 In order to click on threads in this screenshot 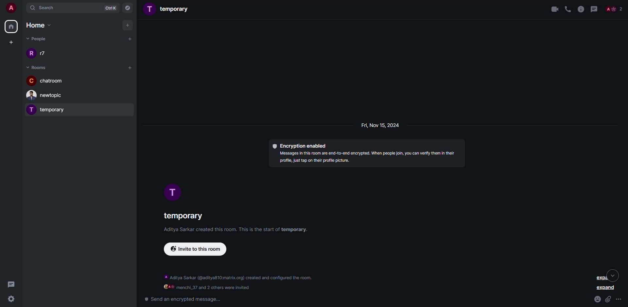, I will do `click(595, 9)`.